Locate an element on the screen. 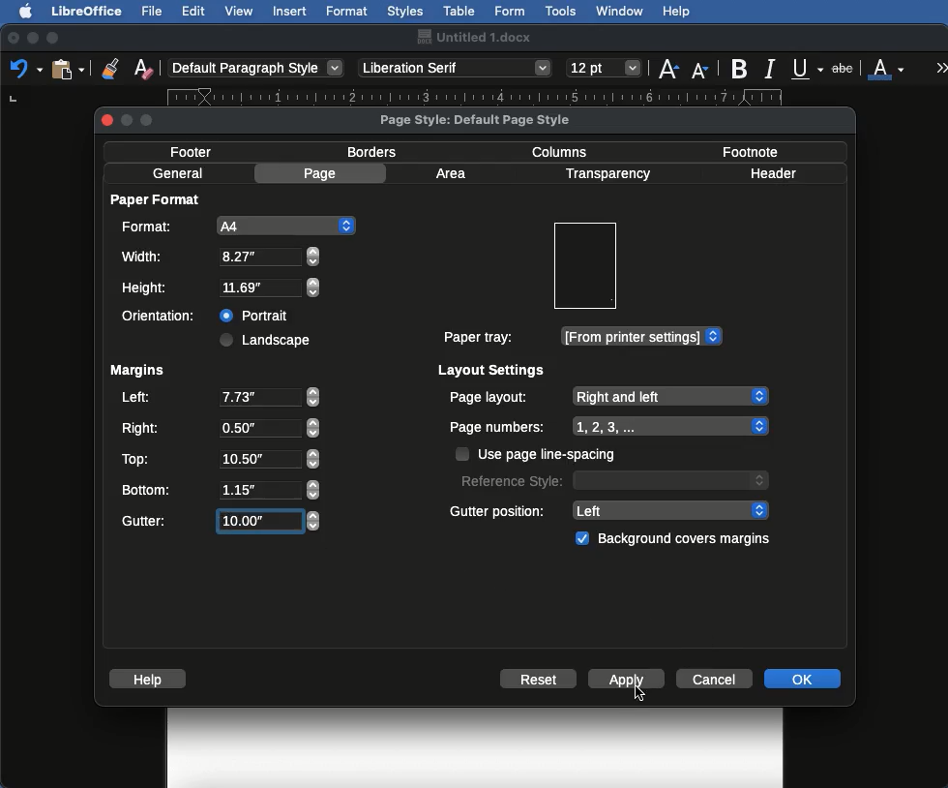 The height and width of the screenshot is (788, 948). Format is located at coordinates (348, 12).